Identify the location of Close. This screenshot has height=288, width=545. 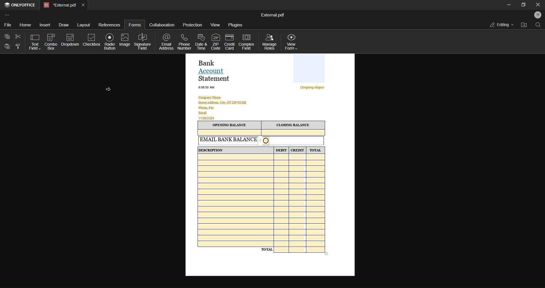
(537, 5).